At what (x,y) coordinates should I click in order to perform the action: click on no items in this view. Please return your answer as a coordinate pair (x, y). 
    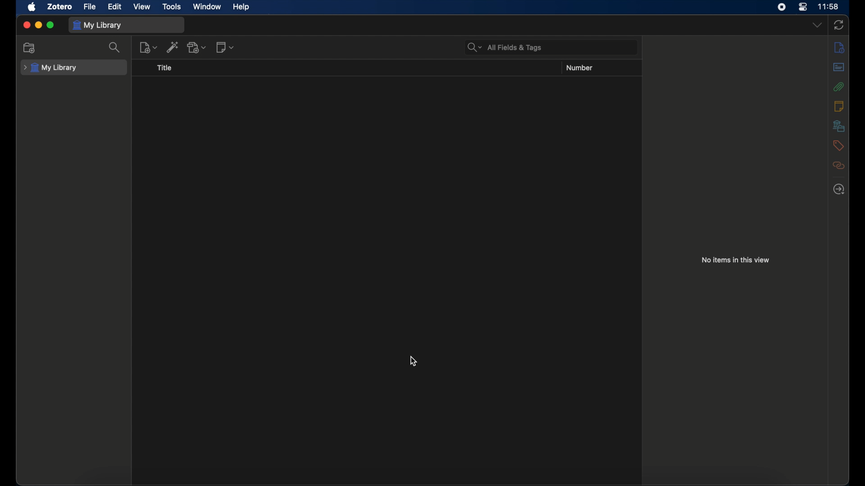
    Looking at the image, I should click on (737, 260).